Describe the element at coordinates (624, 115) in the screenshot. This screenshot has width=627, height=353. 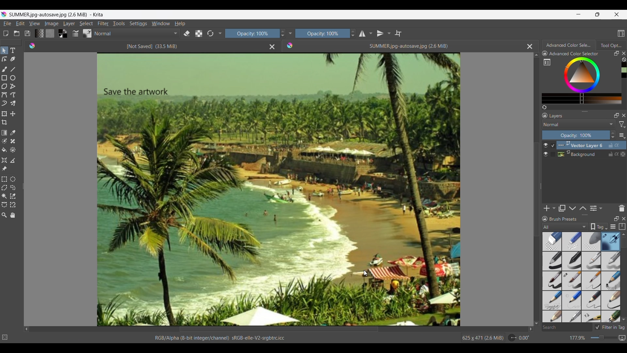
I see `Close Layers` at that location.